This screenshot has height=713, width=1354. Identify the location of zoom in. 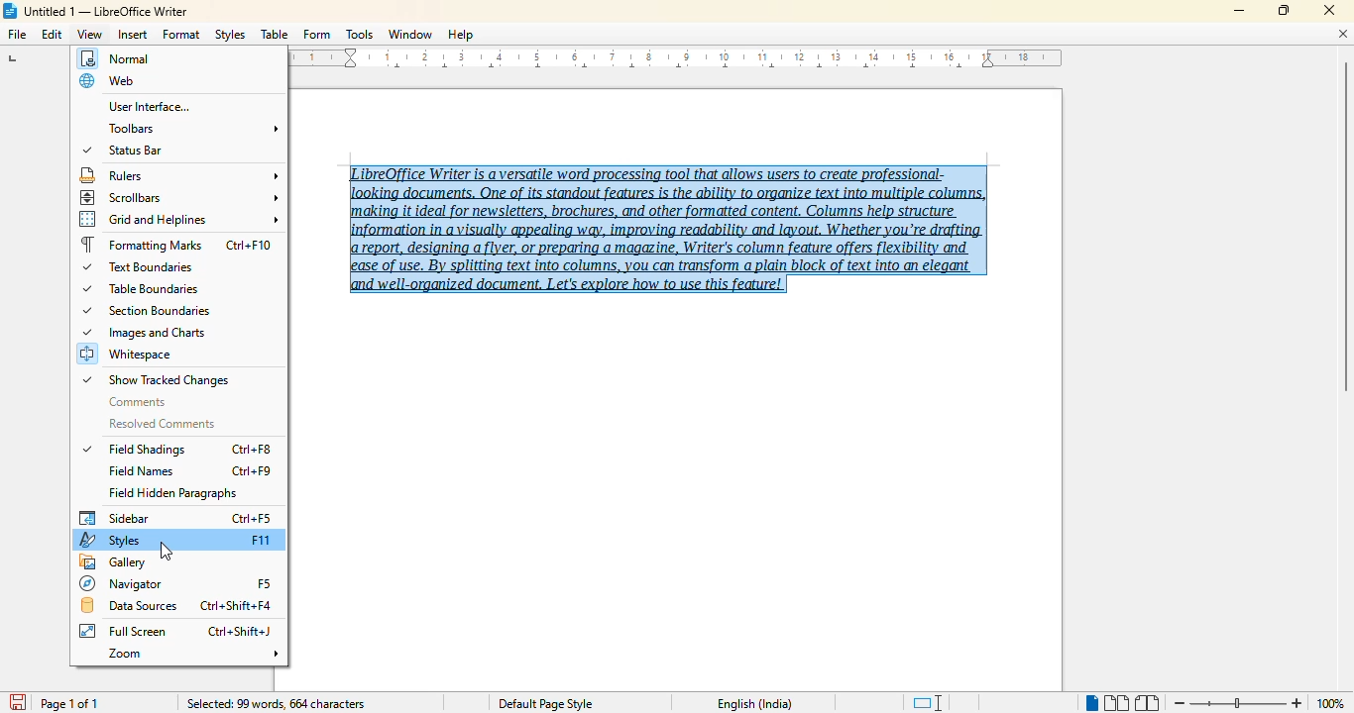
(1296, 703).